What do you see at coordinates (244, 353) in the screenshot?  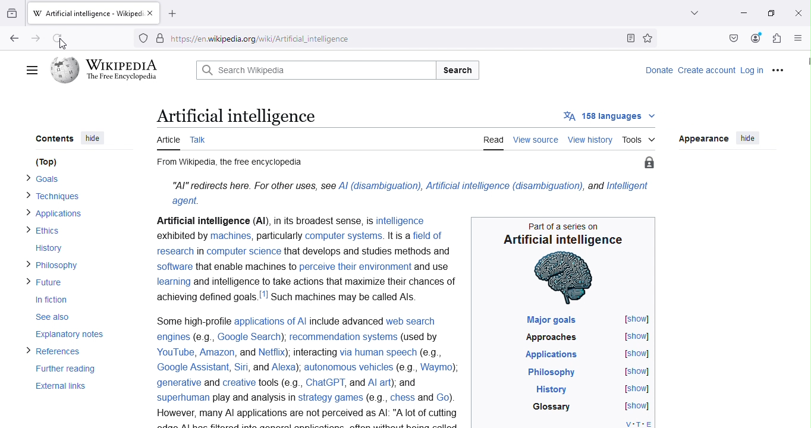 I see `and` at bounding box center [244, 353].